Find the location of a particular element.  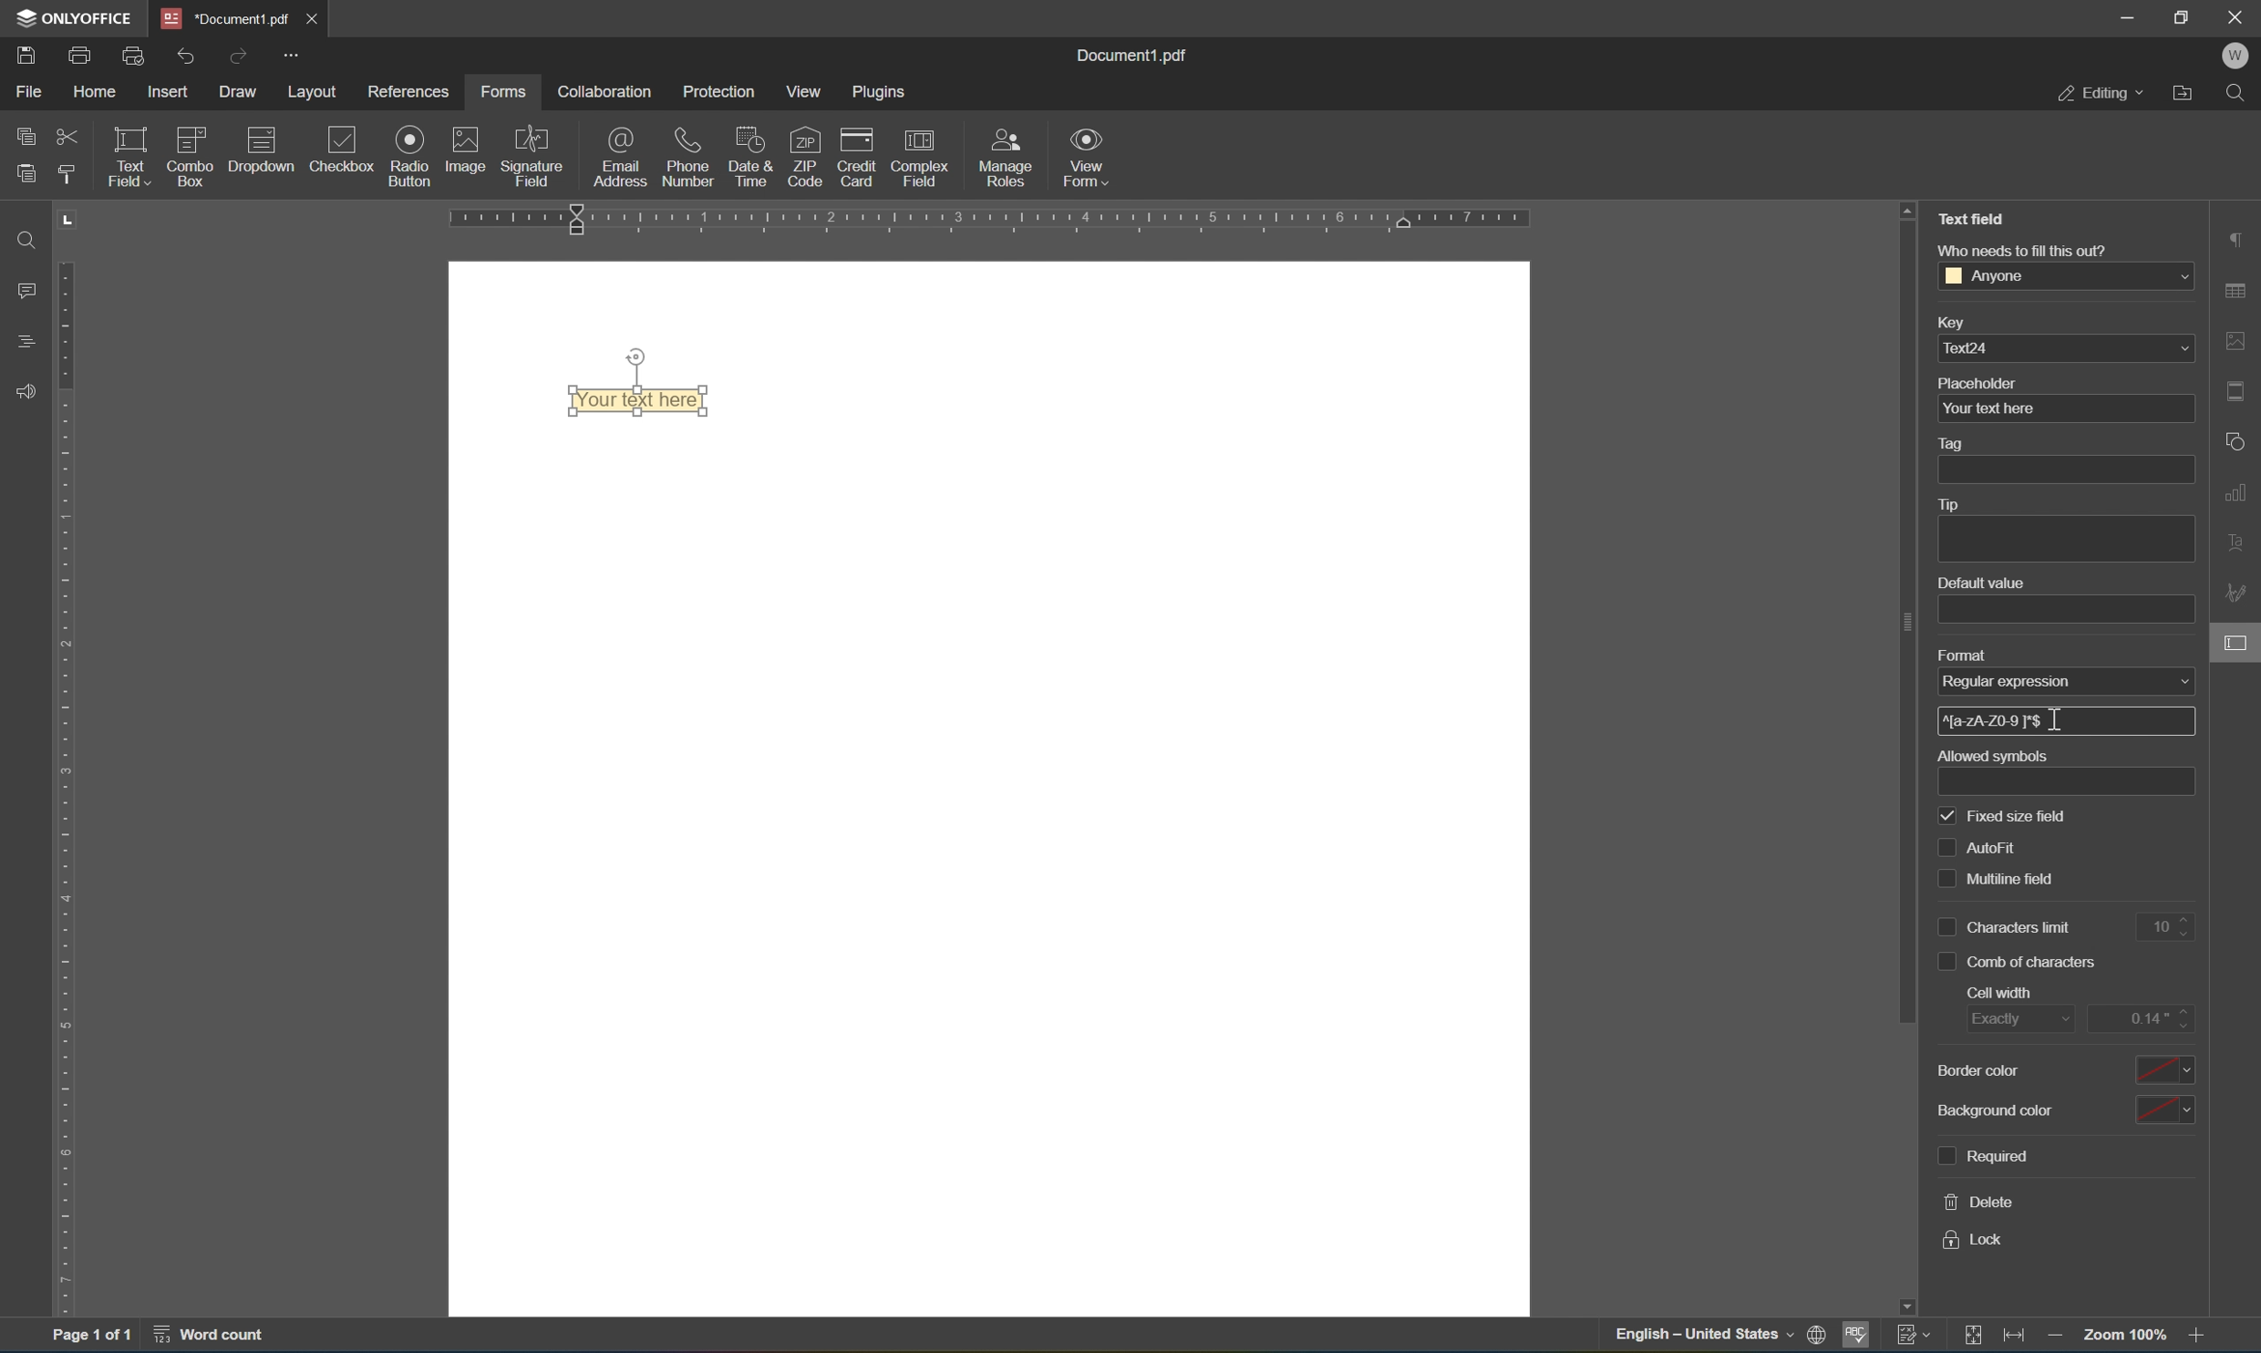

close is located at coordinates (2238, 15).